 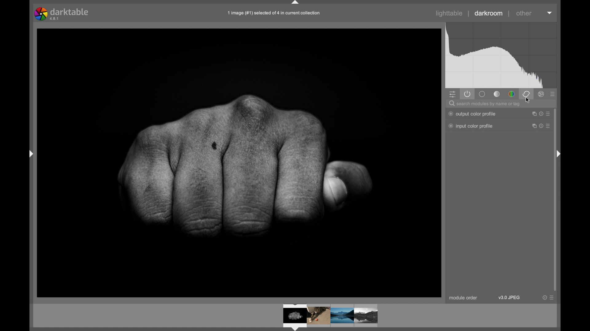 What do you see at coordinates (526, 94) in the screenshot?
I see `correct` at bounding box center [526, 94].